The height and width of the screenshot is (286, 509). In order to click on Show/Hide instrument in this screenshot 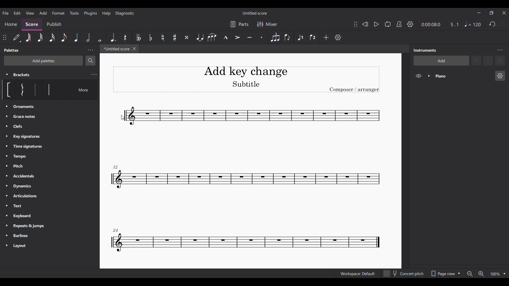, I will do `click(419, 76)`.